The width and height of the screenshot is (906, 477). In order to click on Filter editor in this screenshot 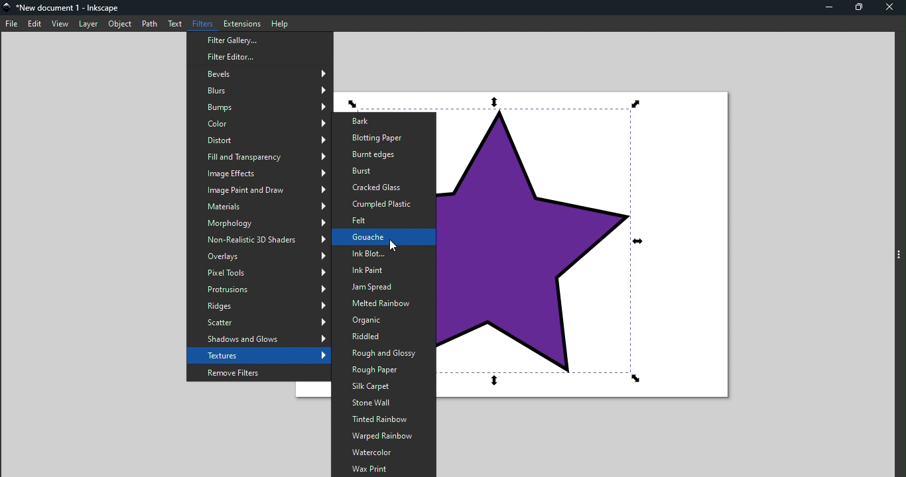, I will do `click(261, 56)`.